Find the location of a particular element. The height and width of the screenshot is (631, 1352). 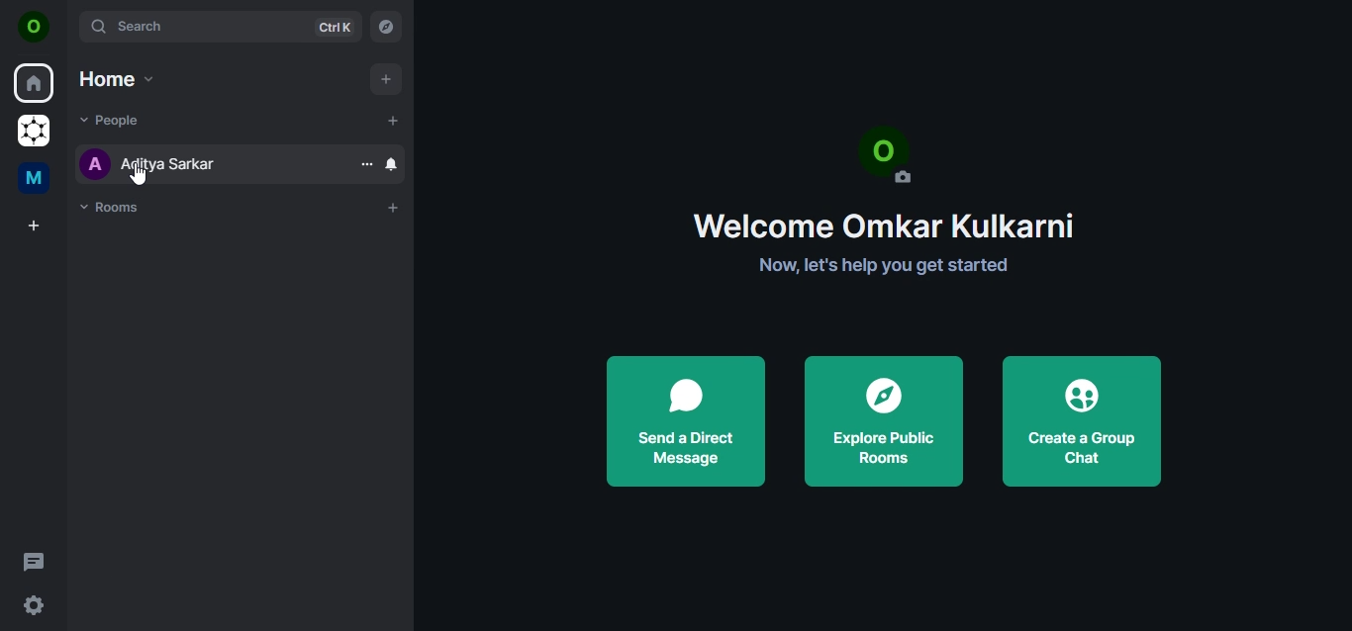

send a direct message is located at coordinates (682, 418).